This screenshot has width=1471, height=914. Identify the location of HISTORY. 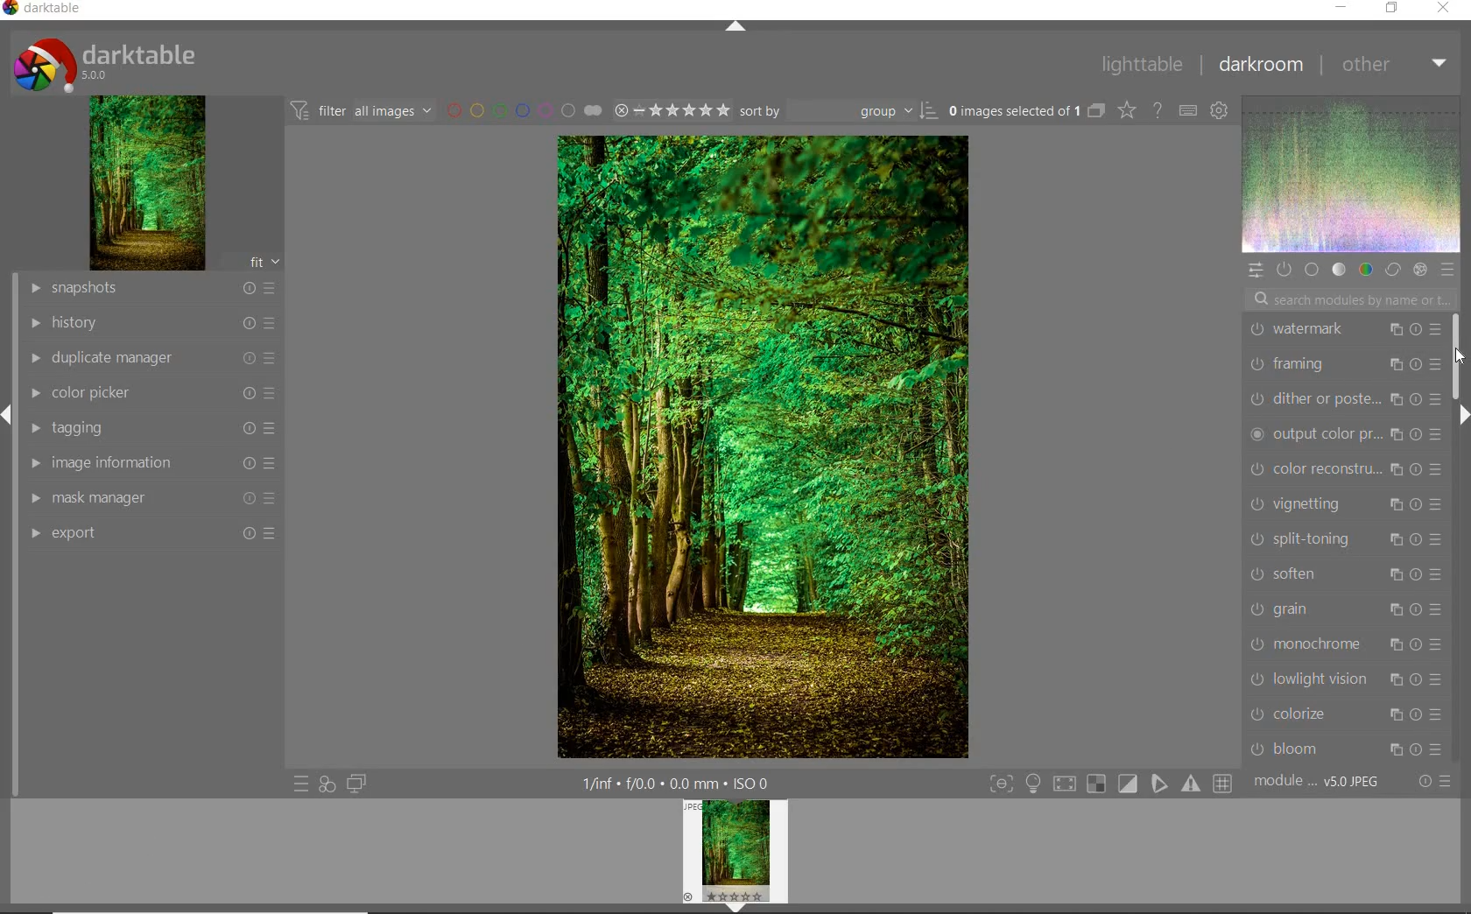
(149, 324).